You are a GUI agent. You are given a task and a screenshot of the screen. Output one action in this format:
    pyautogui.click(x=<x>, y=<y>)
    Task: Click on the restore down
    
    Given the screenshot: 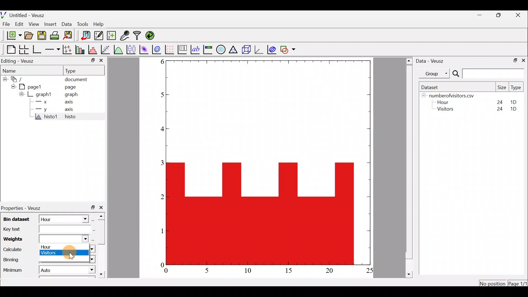 What is the action you would take?
    pyautogui.click(x=500, y=16)
    